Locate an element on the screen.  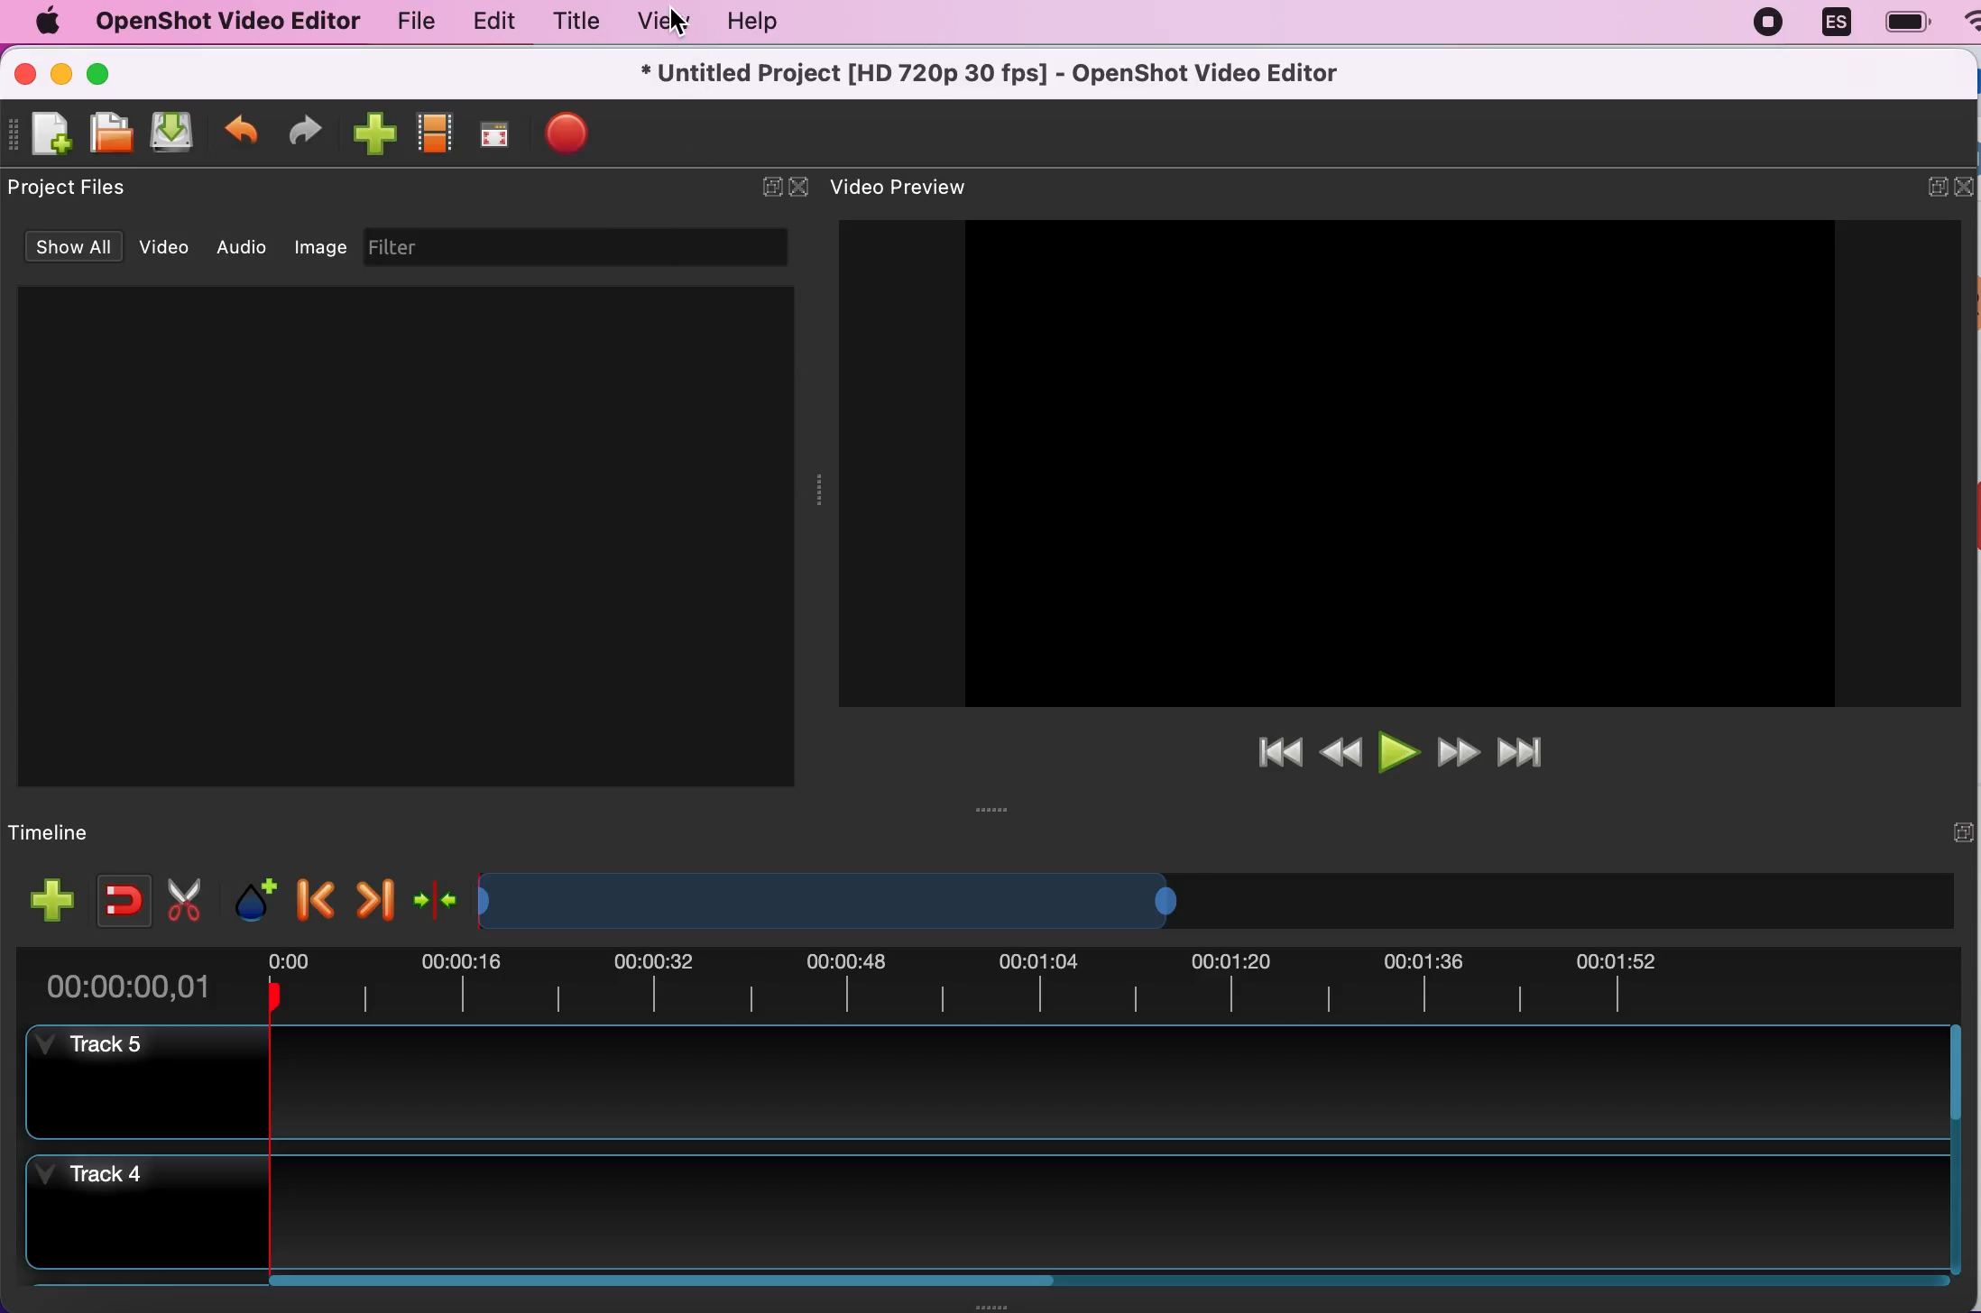
video preview is located at coordinates (925, 186).